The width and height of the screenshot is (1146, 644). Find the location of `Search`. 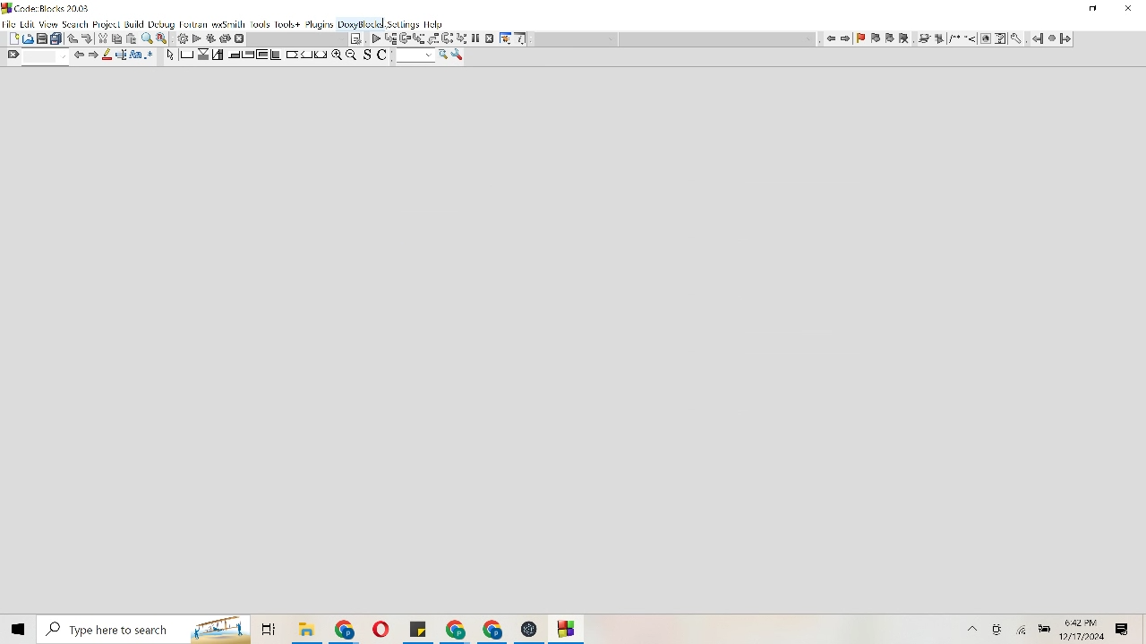

Search is located at coordinates (423, 56).